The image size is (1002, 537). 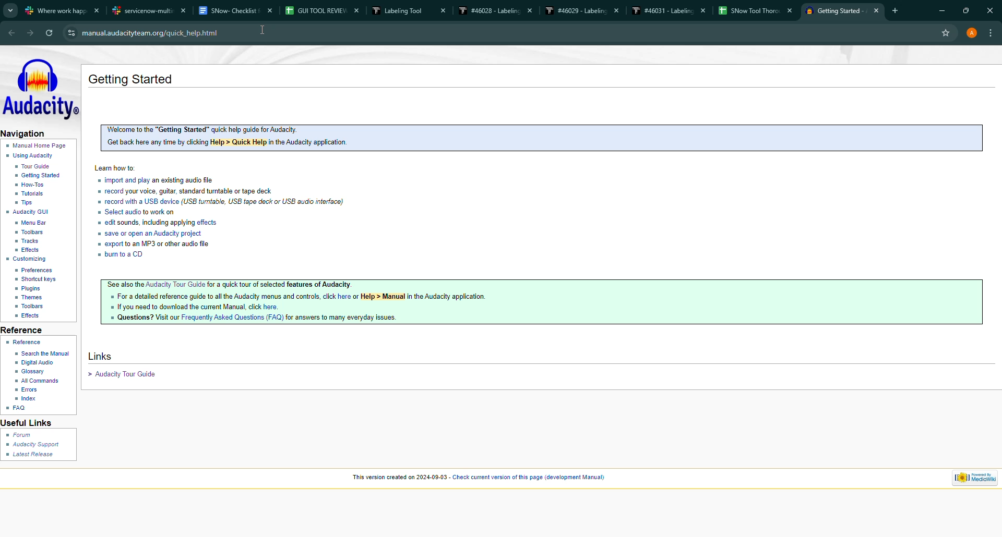 I want to click on SNow- Checklist , so click(x=235, y=11).